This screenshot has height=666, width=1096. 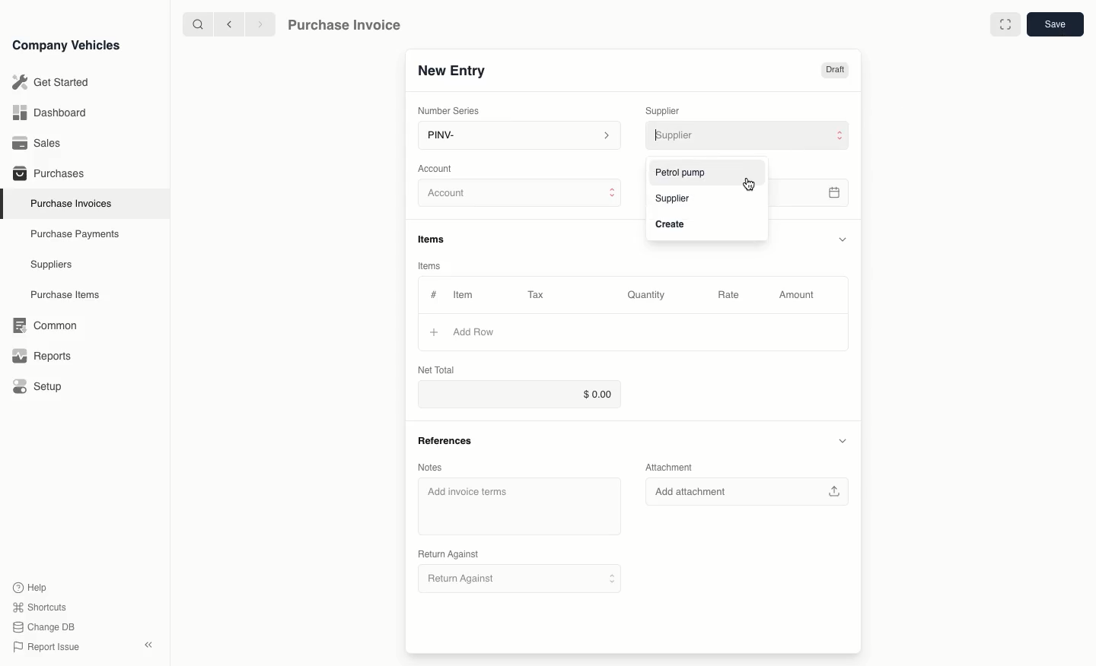 I want to click on Rate, so click(x=730, y=295).